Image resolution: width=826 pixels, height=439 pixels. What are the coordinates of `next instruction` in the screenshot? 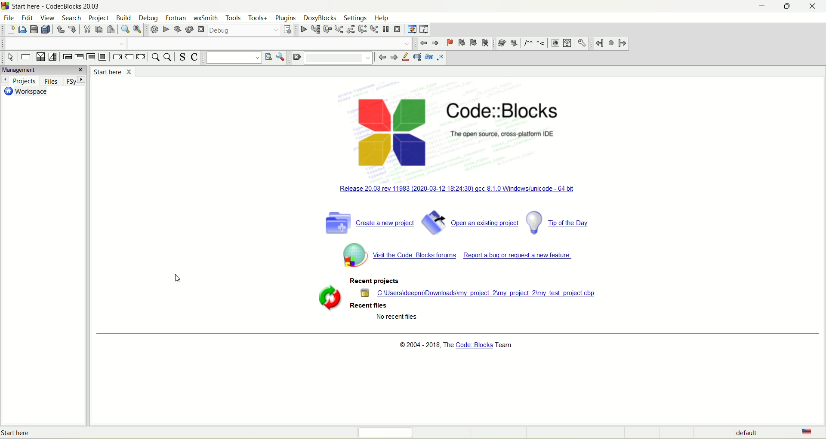 It's located at (363, 30).